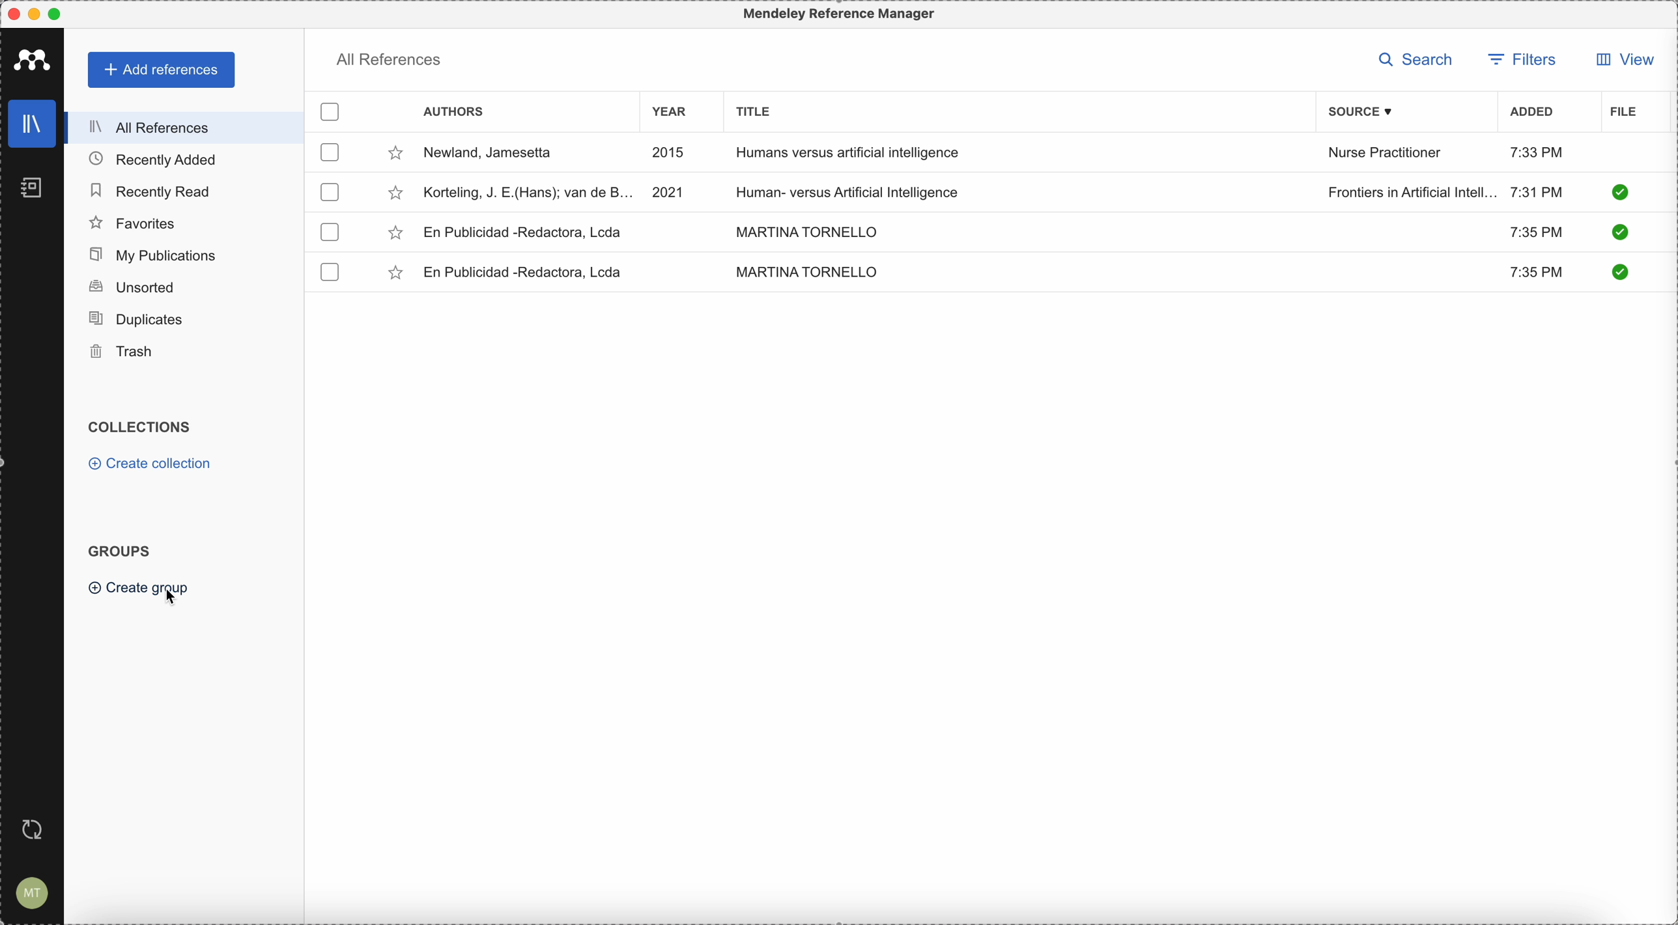 This screenshot has width=1678, height=925. Describe the element at coordinates (1387, 153) in the screenshot. I see `Nurse Practitioner` at that location.